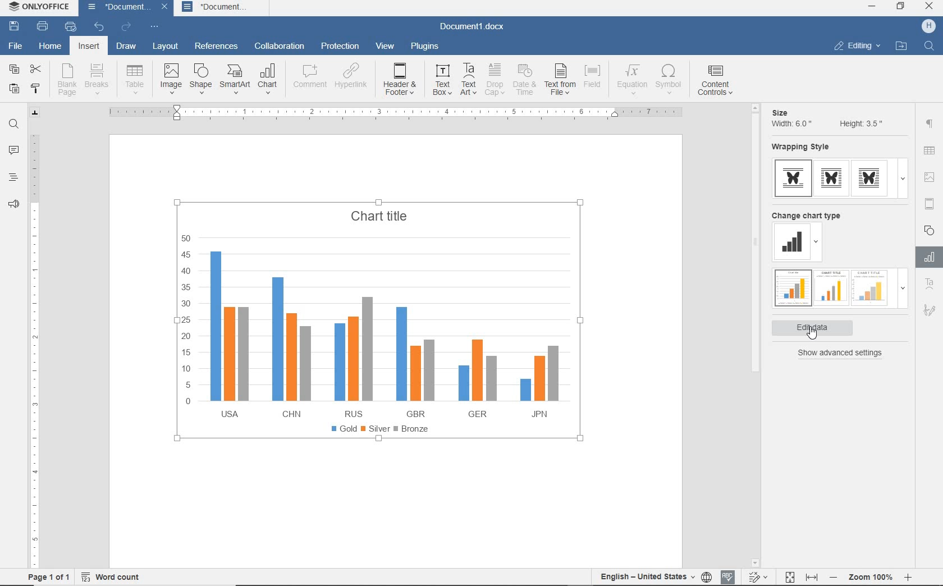 The image size is (943, 586). I want to click on tab stop, so click(35, 112).